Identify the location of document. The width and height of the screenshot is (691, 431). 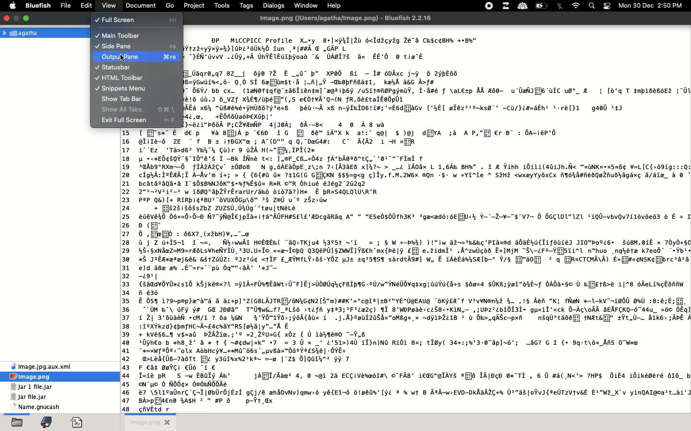
(140, 5).